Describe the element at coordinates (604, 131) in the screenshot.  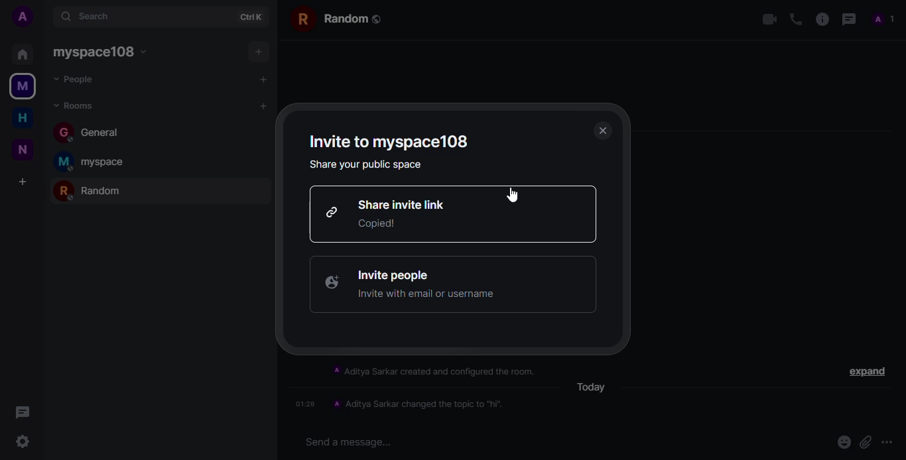
I see `close` at that location.